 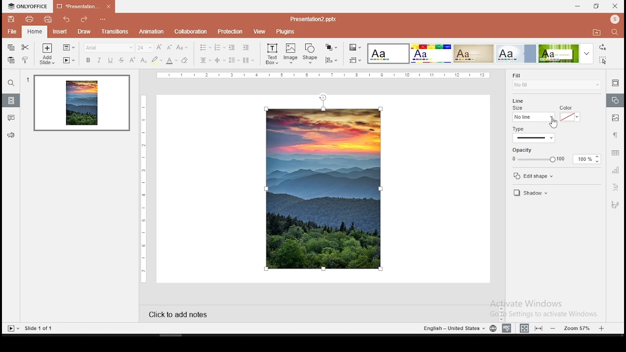 I want to click on presentation, so click(x=84, y=6).